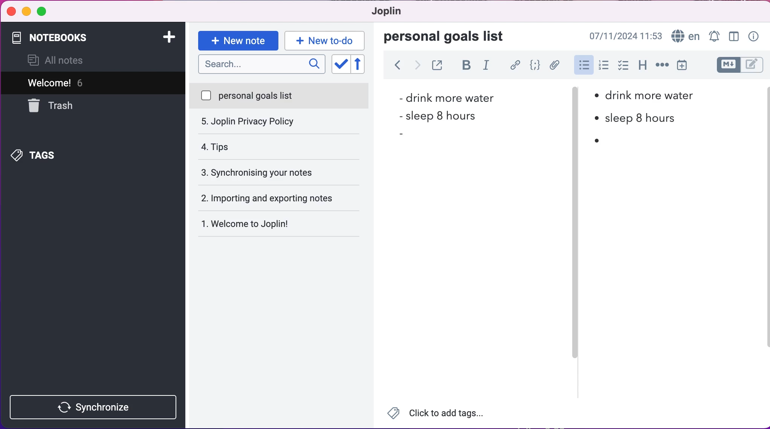 The height and width of the screenshot is (429, 770). What do you see at coordinates (488, 67) in the screenshot?
I see `italic` at bounding box center [488, 67].